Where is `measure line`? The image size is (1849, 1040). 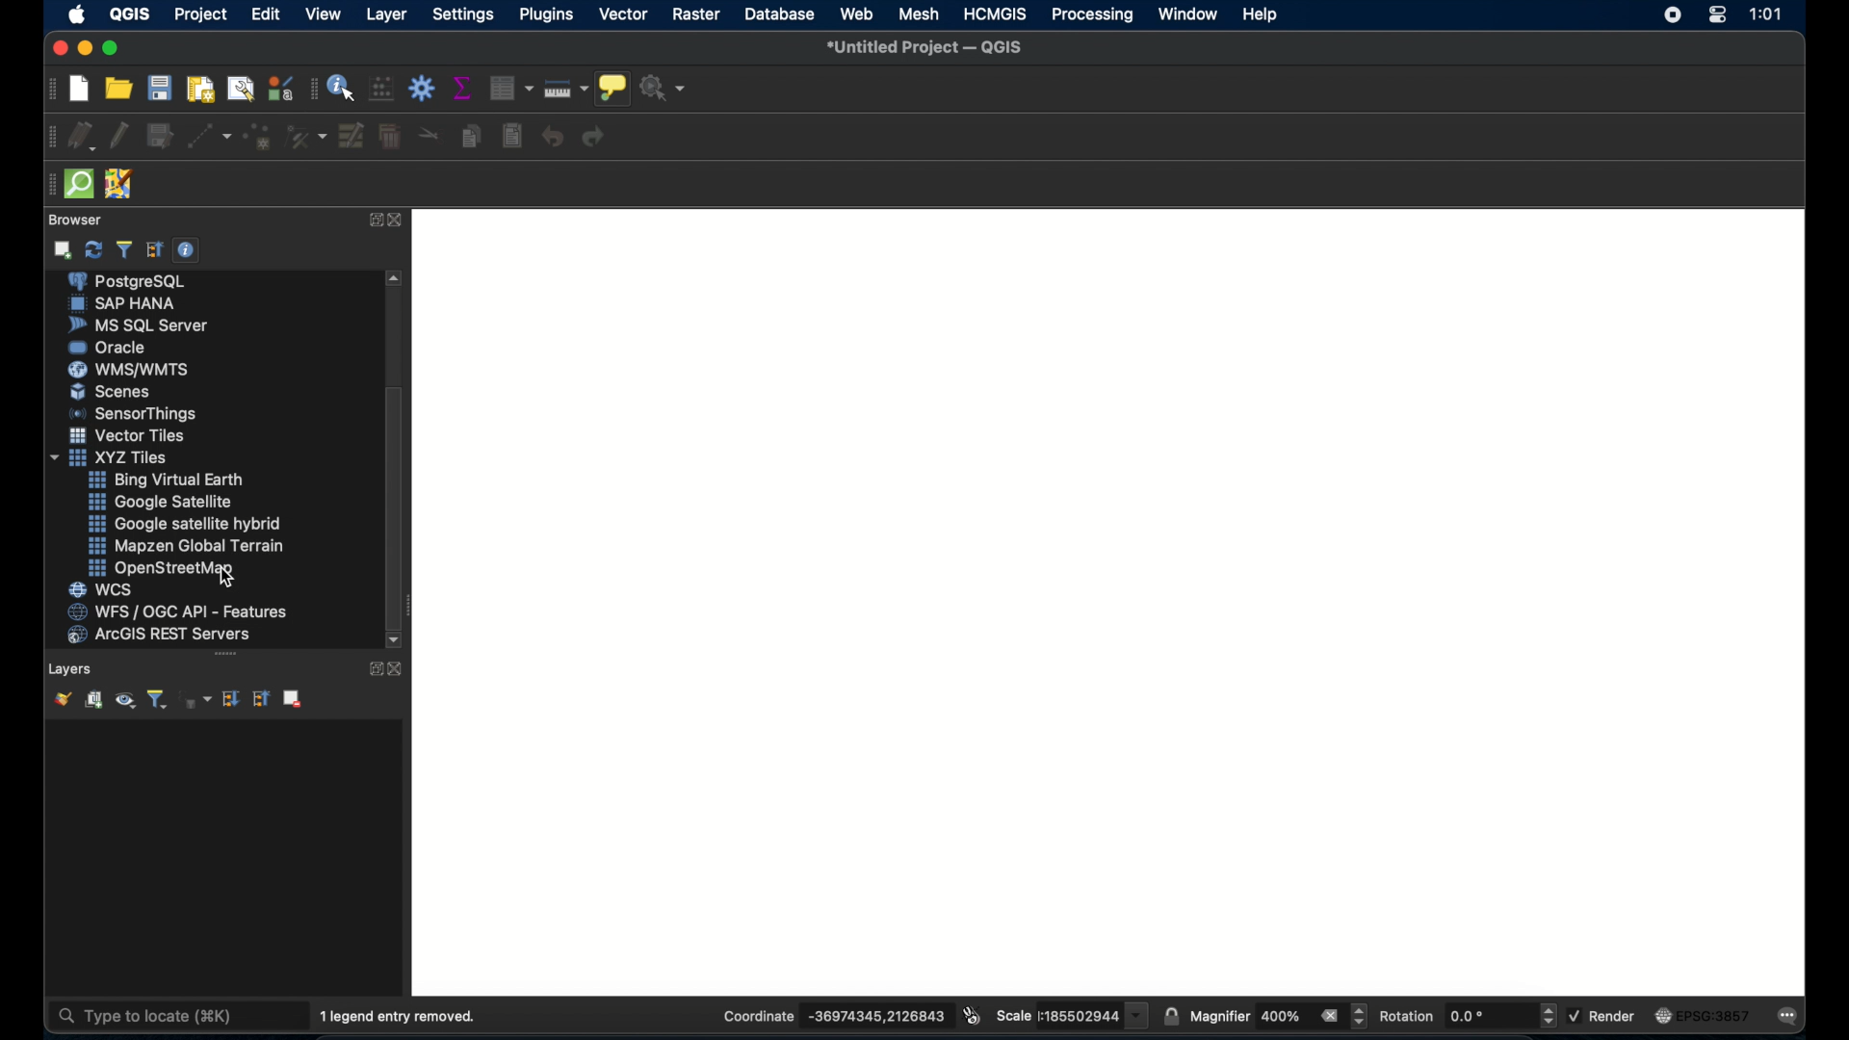 measure line is located at coordinates (566, 89).